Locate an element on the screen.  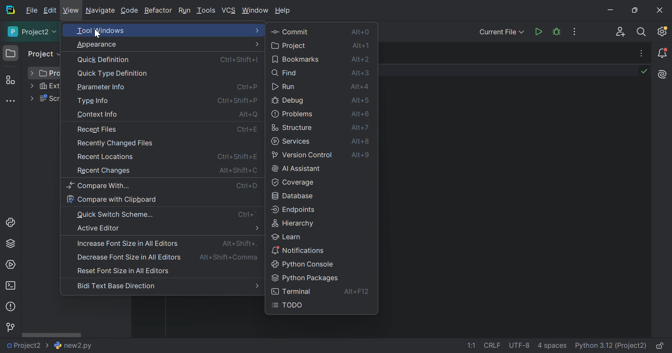
Search Everywhere is located at coordinates (642, 32).